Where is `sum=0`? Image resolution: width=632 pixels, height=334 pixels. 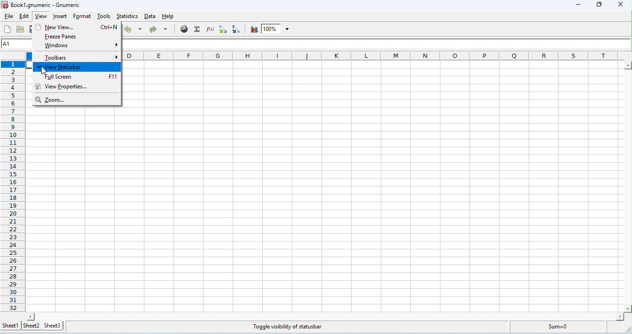
sum=0 is located at coordinates (559, 328).